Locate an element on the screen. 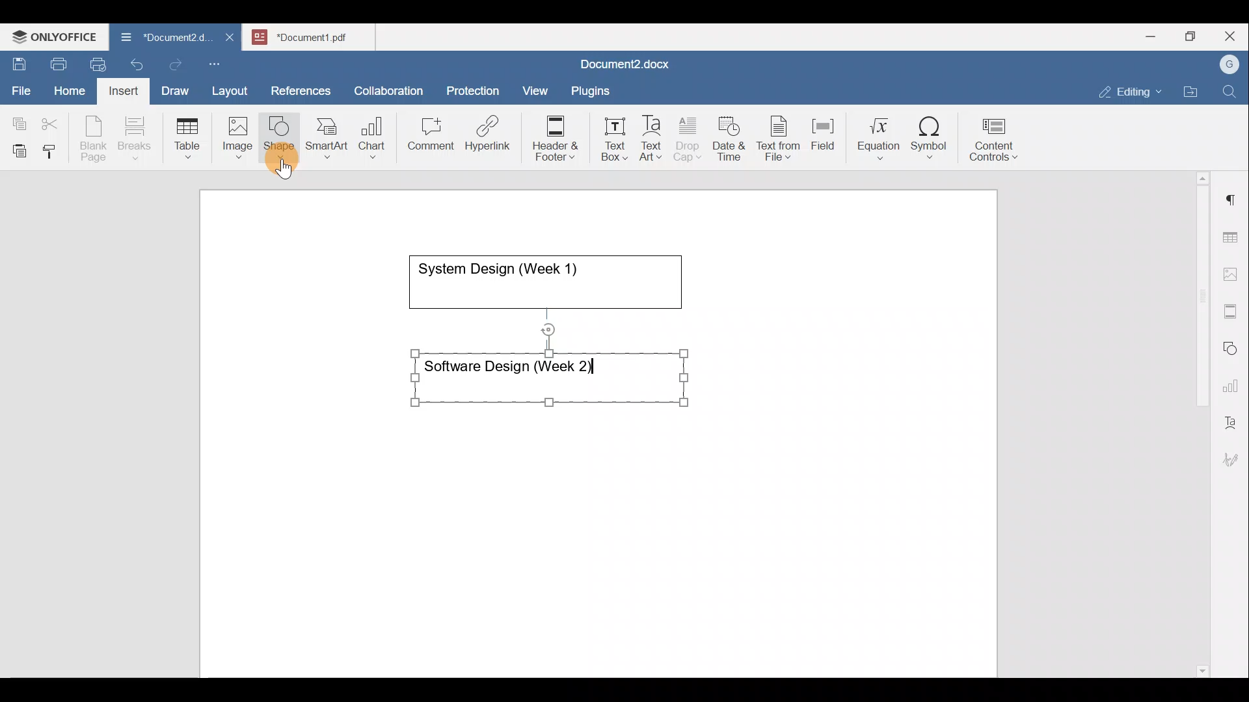 This screenshot has width=1249, height=702. Document name is located at coordinates (622, 66).